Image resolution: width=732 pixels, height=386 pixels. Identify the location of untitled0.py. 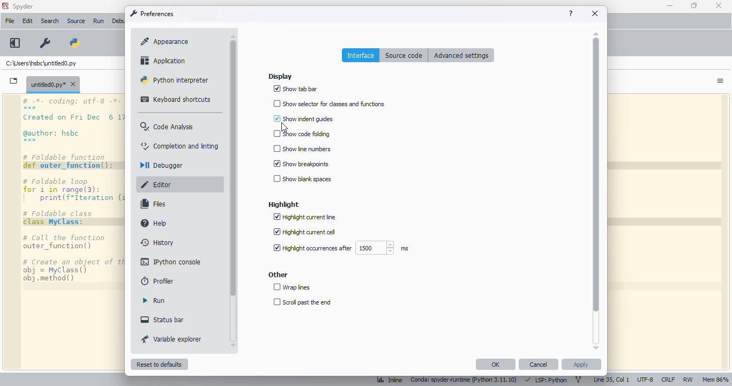
(53, 84).